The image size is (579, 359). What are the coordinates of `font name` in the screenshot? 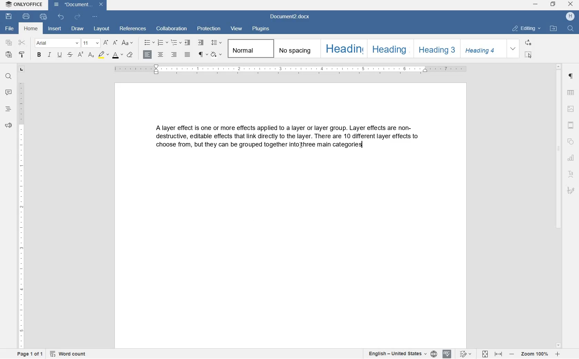 It's located at (56, 43).